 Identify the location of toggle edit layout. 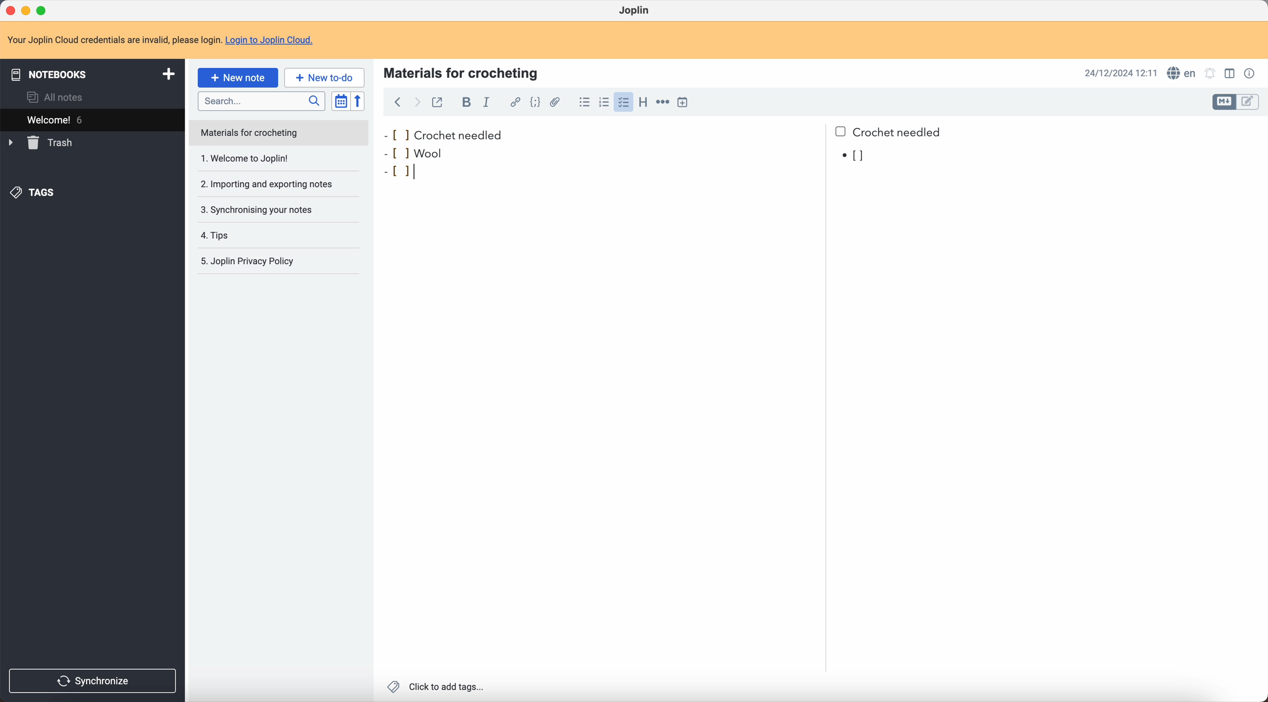
(1224, 102).